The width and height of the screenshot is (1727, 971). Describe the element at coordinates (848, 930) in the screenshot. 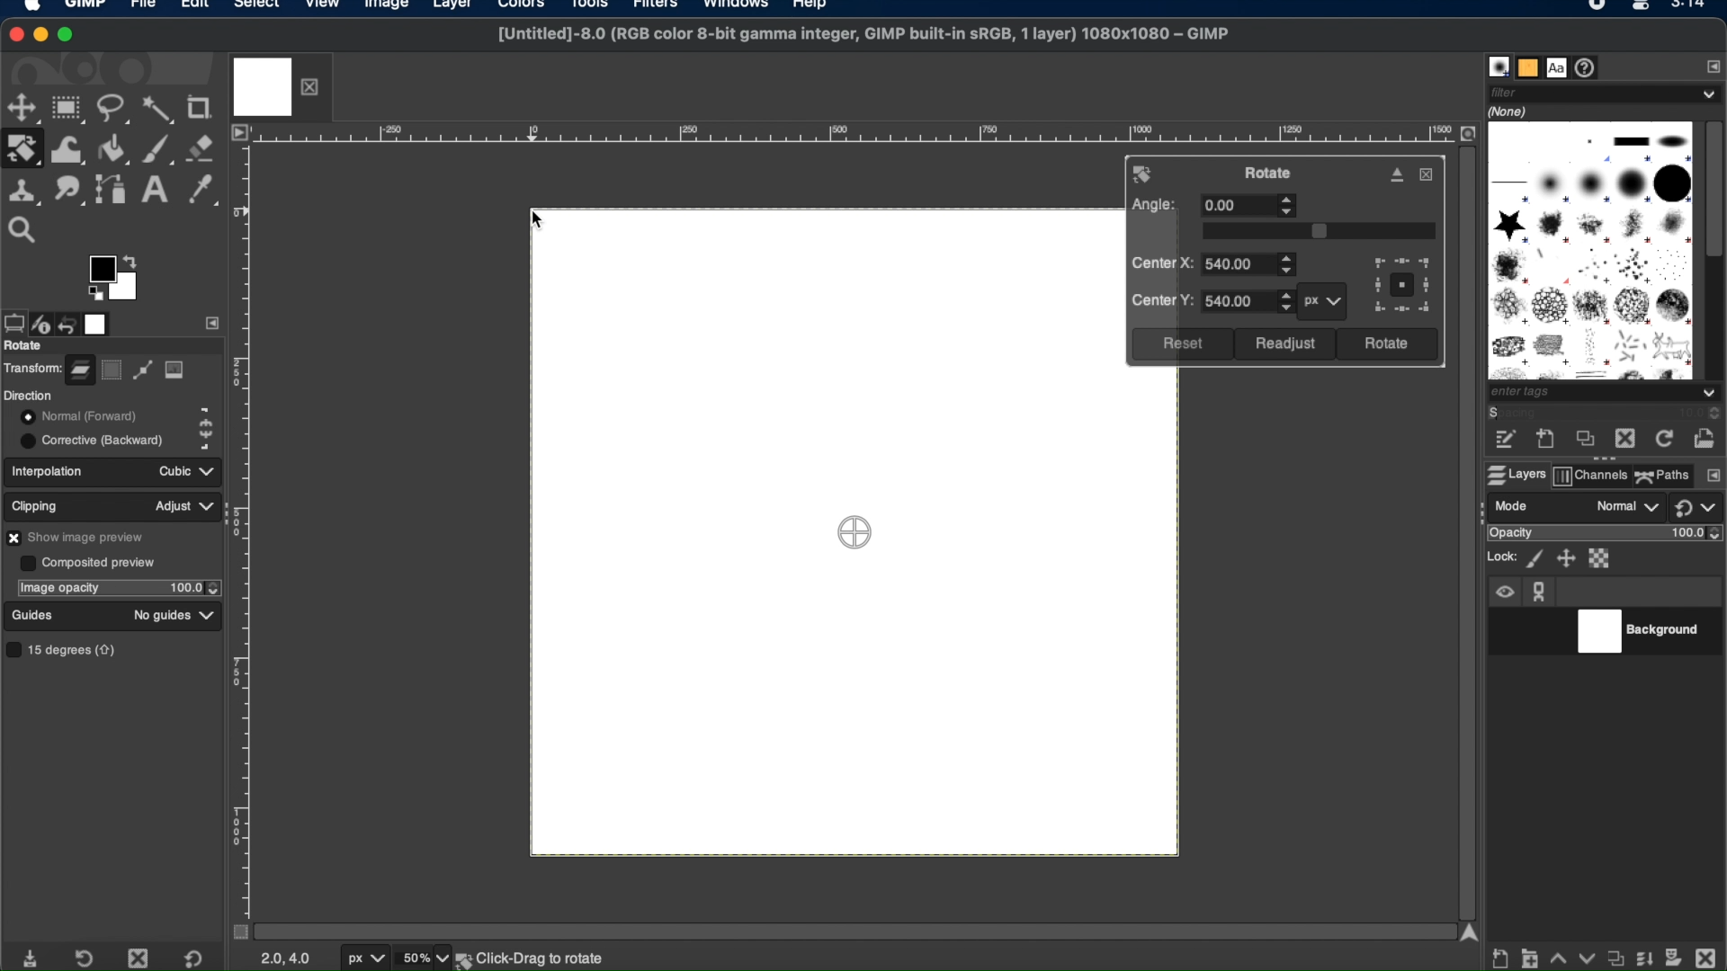

I see `scroll bar` at that location.